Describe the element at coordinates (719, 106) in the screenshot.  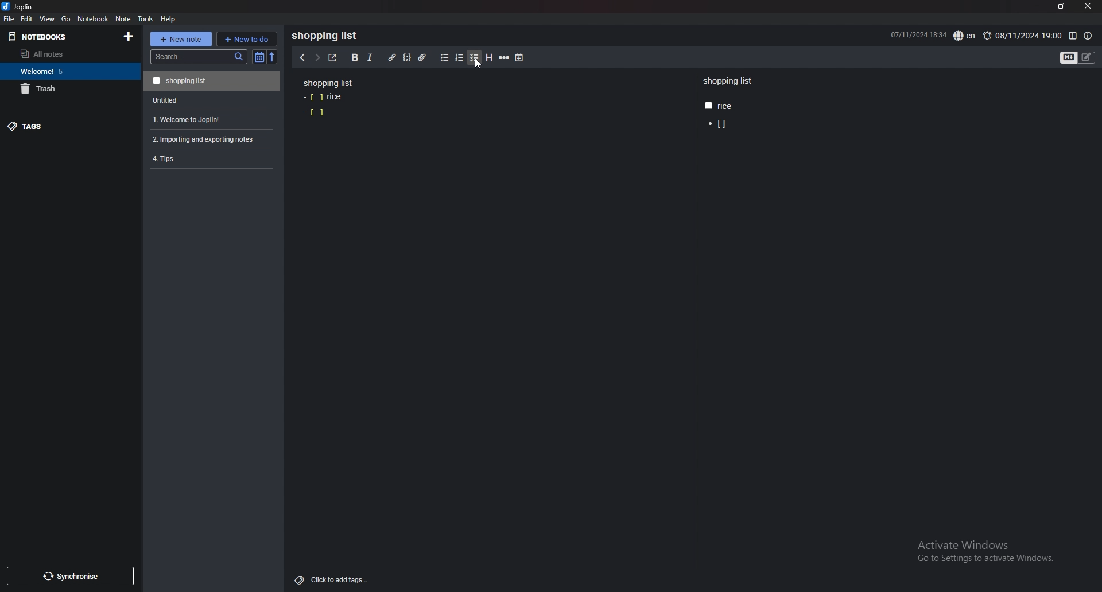
I see `rice` at that location.